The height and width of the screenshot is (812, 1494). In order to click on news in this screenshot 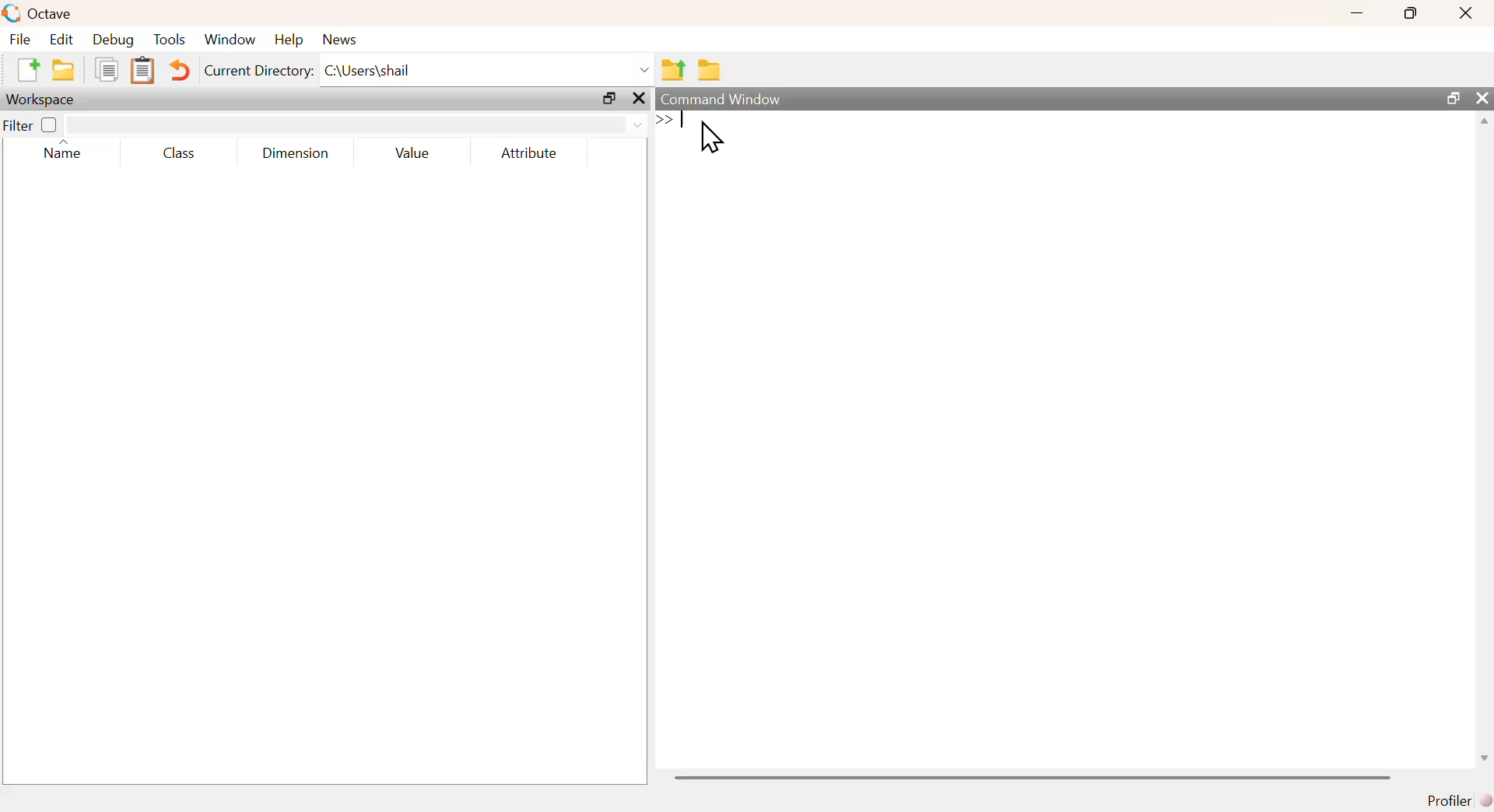, I will do `click(347, 39)`.